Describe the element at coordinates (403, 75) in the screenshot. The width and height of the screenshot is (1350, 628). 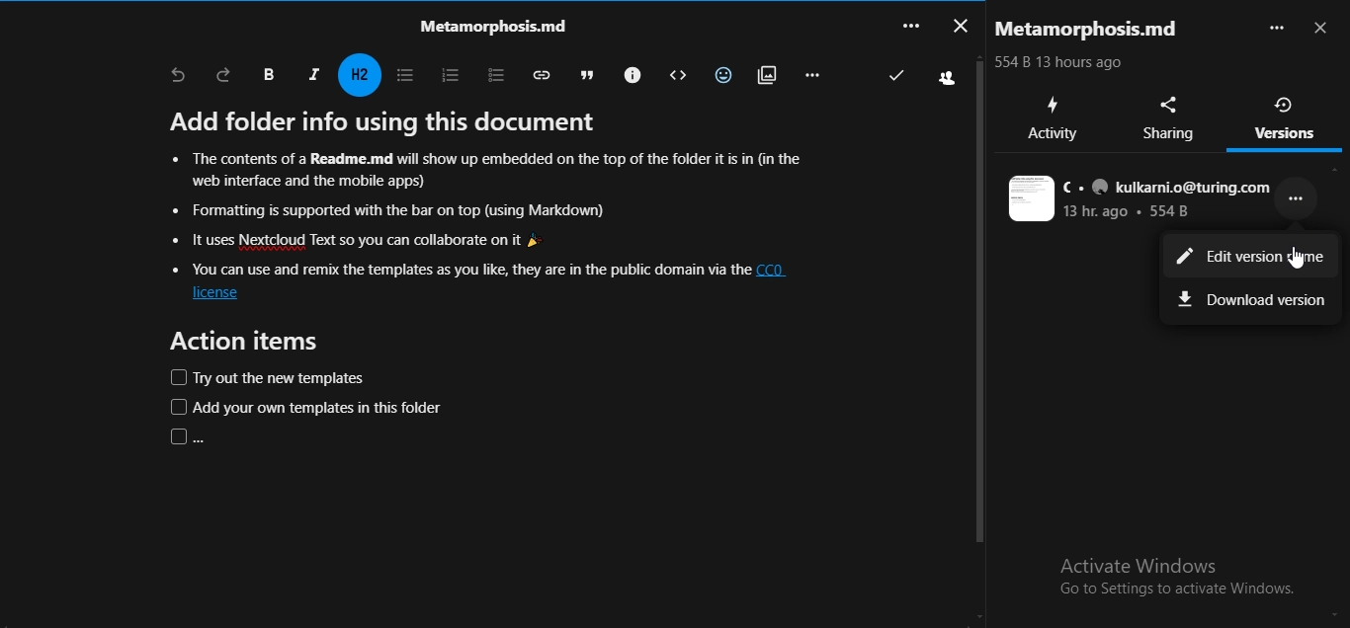
I see `unordered list` at that location.